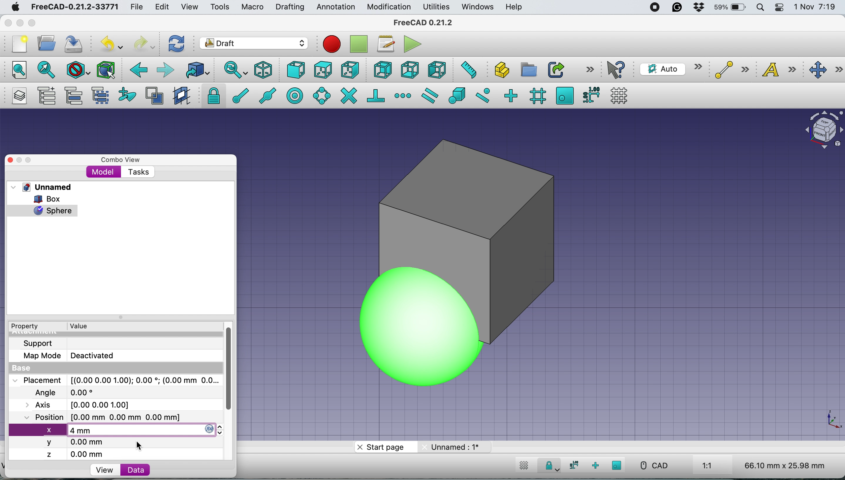 Image resolution: width=845 pixels, height=480 pixels. What do you see at coordinates (296, 95) in the screenshot?
I see `snap center` at bounding box center [296, 95].